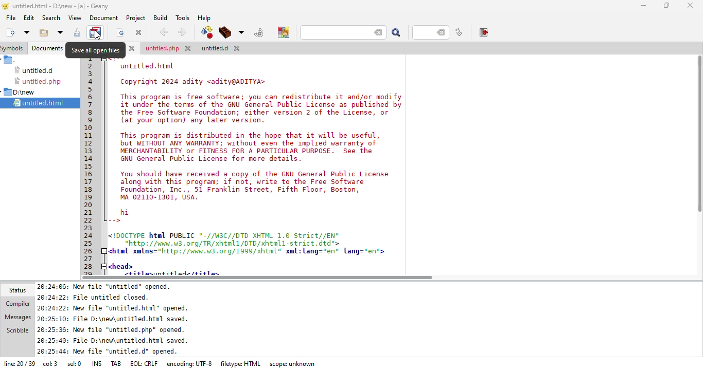 Image resolution: width=703 pixels, height=369 pixels. I want to click on geany, so click(58, 6).